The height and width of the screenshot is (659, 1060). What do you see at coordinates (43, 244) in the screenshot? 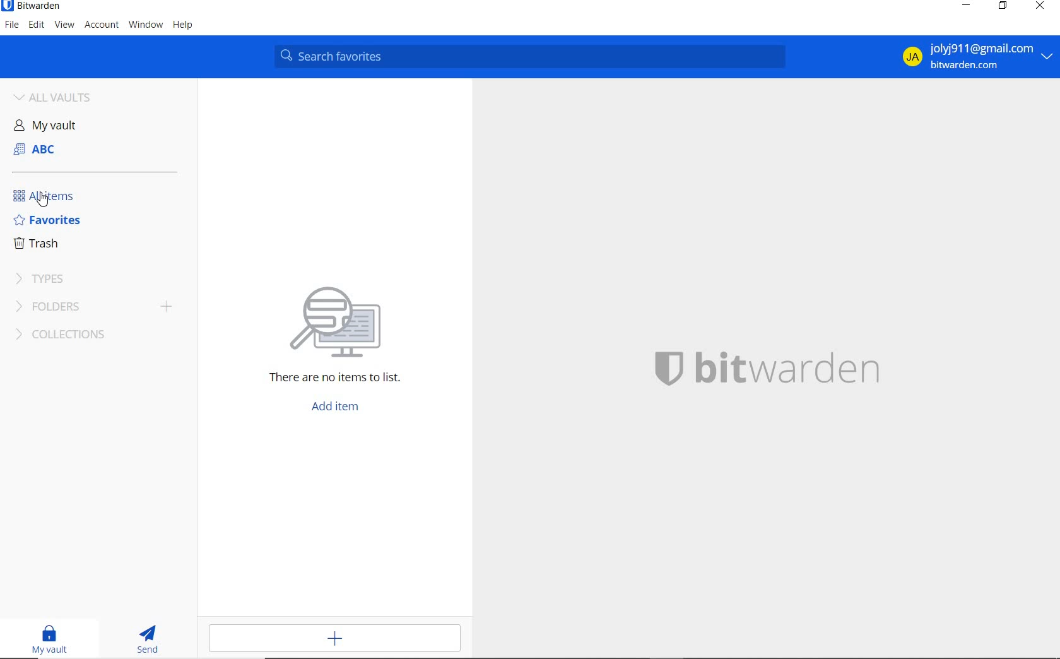
I see `TRASH` at bounding box center [43, 244].